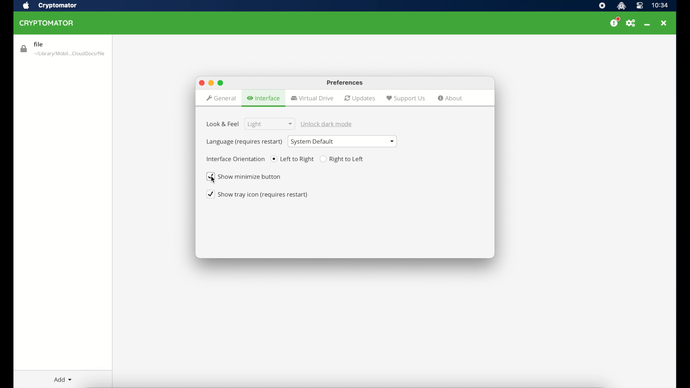 The width and height of the screenshot is (690, 388). I want to click on add dropdown, so click(63, 379).